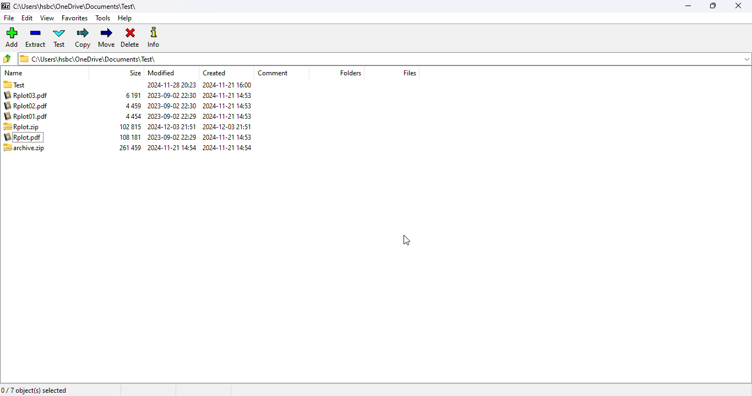 The image size is (752, 396). Describe the element at coordinates (60, 38) in the screenshot. I see `test` at that location.